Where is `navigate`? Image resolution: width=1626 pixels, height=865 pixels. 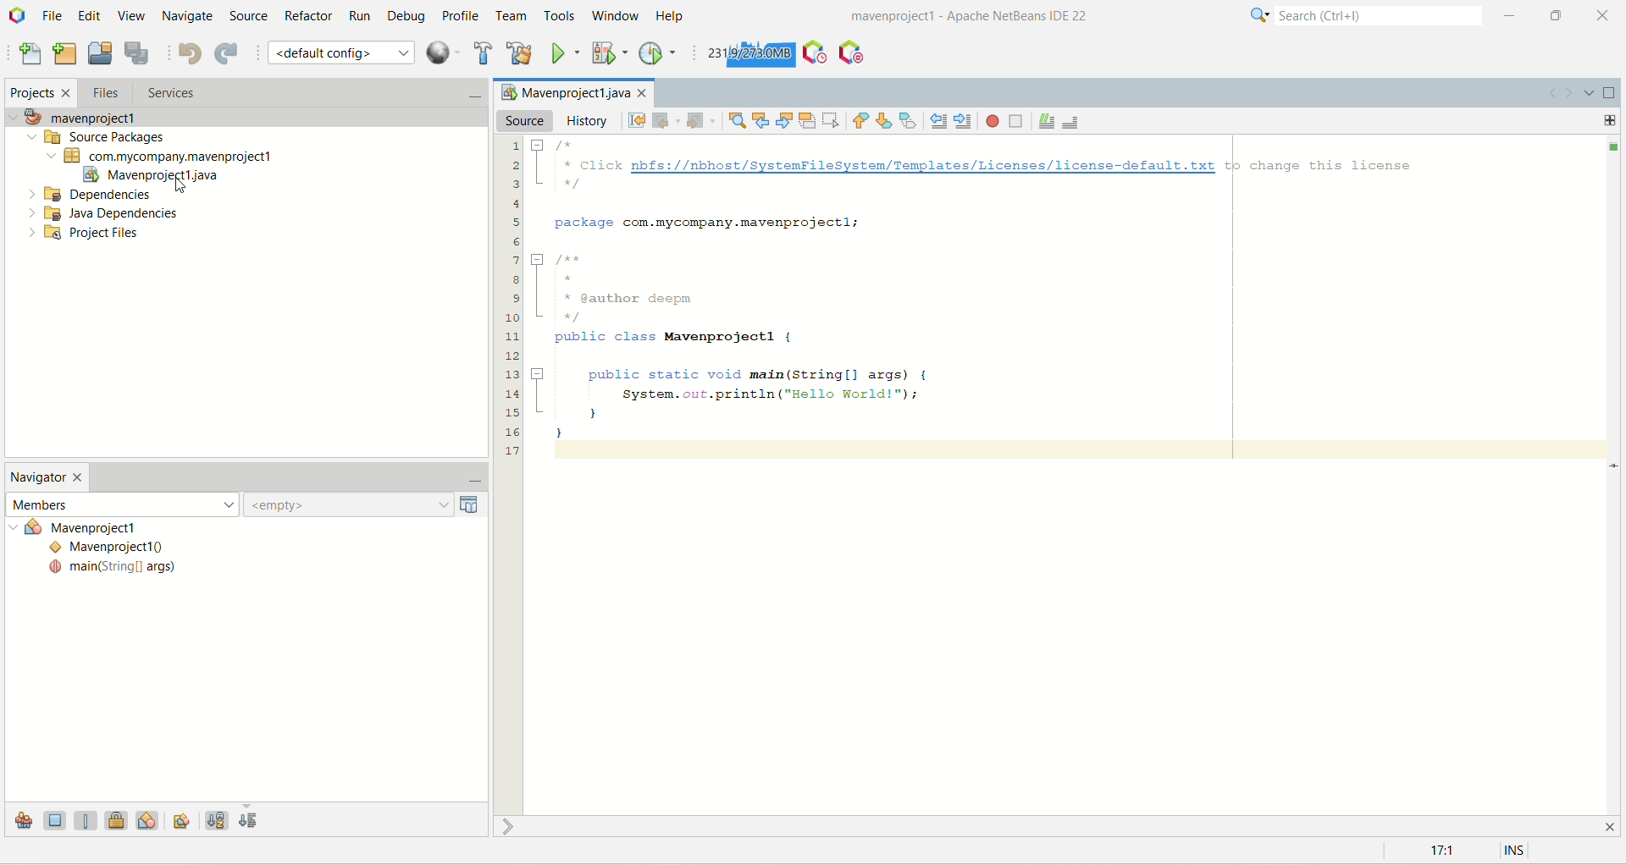 navigate is located at coordinates (186, 17).